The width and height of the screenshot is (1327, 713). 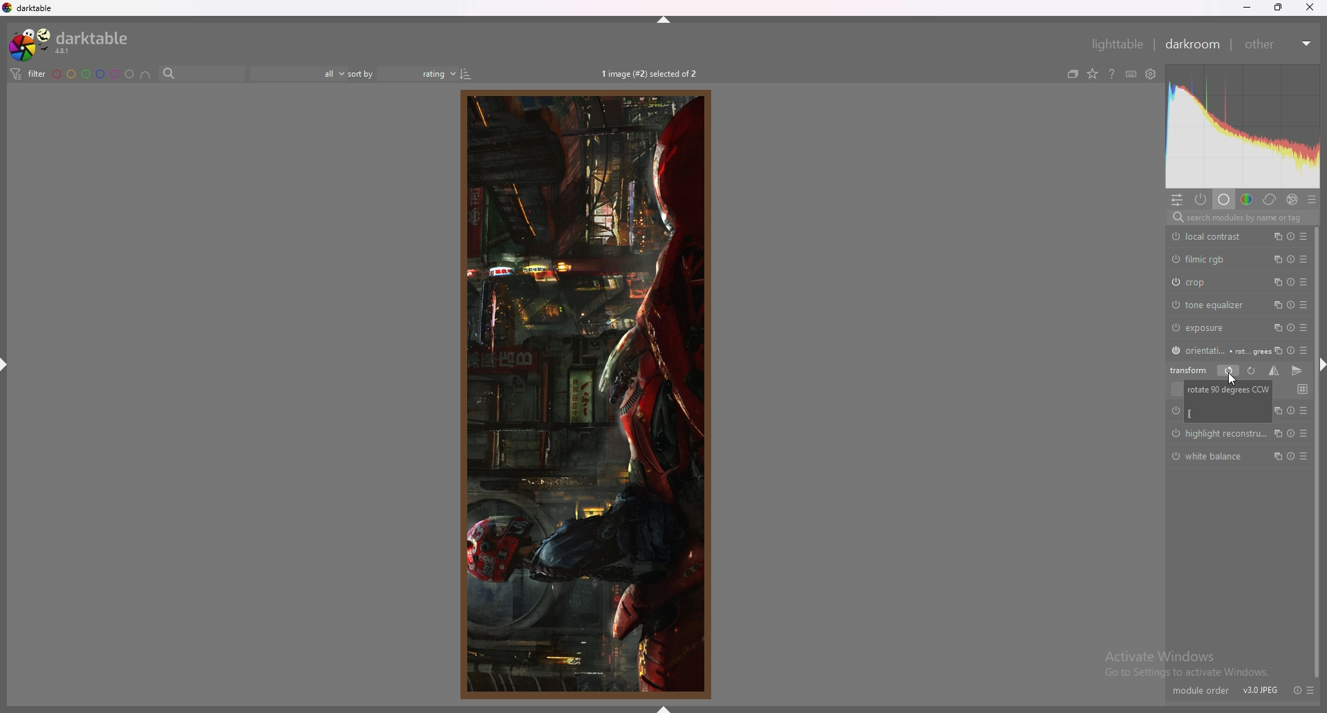 What do you see at coordinates (1303, 258) in the screenshot?
I see `presets` at bounding box center [1303, 258].